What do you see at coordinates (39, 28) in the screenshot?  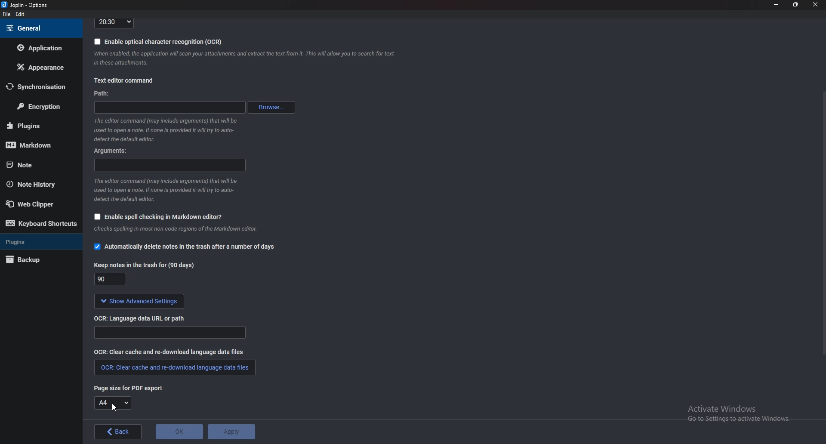 I see `general` at bounding box center [39, 28].